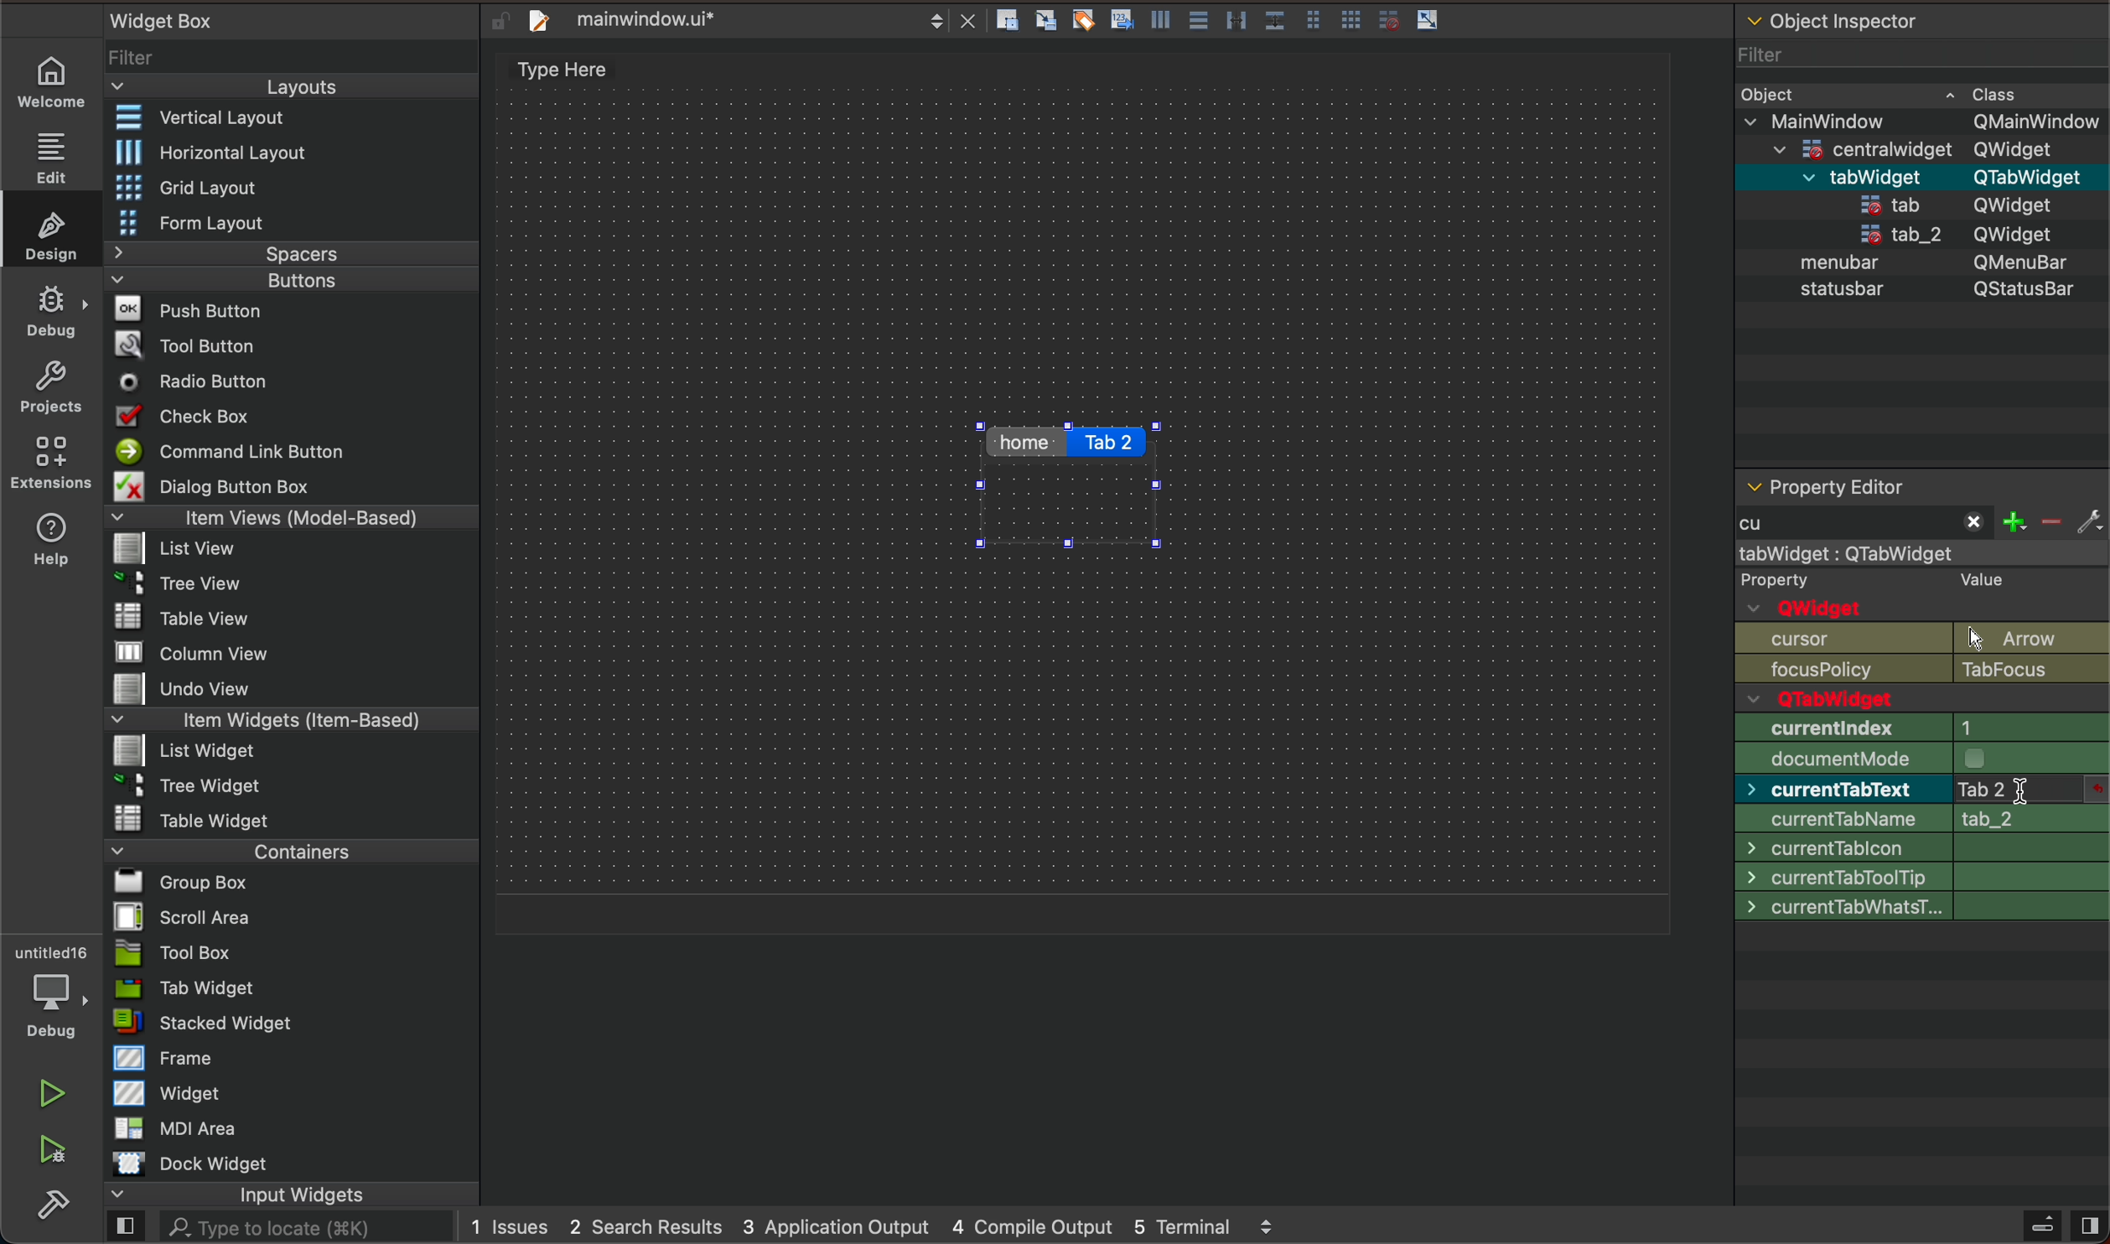  I want to click on Push Button, so click(176, 309).